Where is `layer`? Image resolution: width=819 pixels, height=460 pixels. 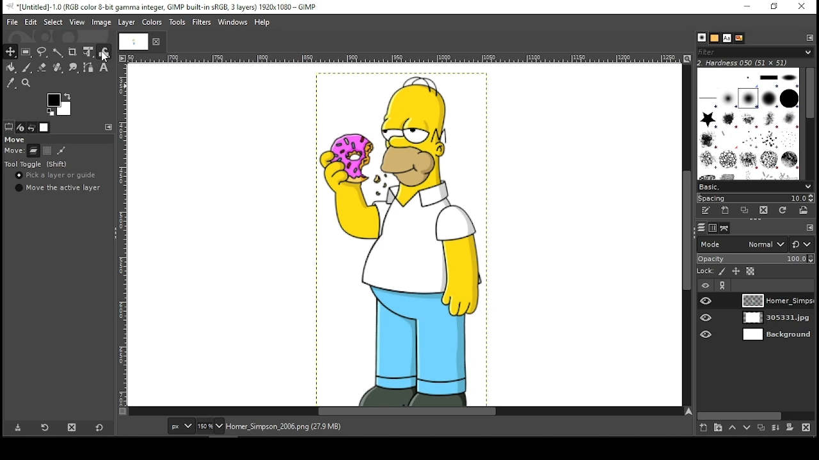 layer is located at coordinates (34, 150).